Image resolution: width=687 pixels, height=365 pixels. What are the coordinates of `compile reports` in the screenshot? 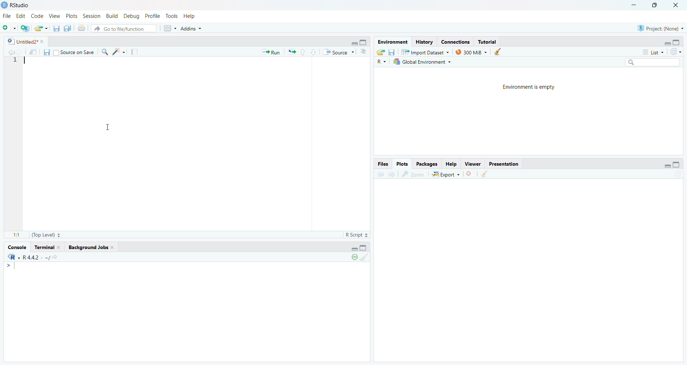 It's located at (135, 52).